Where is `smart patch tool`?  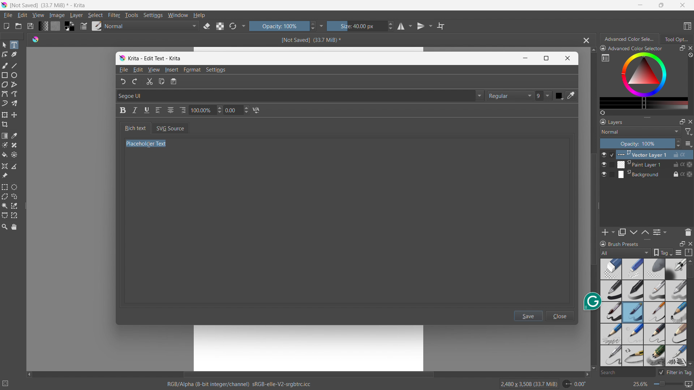 smart patch tool is located at coordinates (14, 145).